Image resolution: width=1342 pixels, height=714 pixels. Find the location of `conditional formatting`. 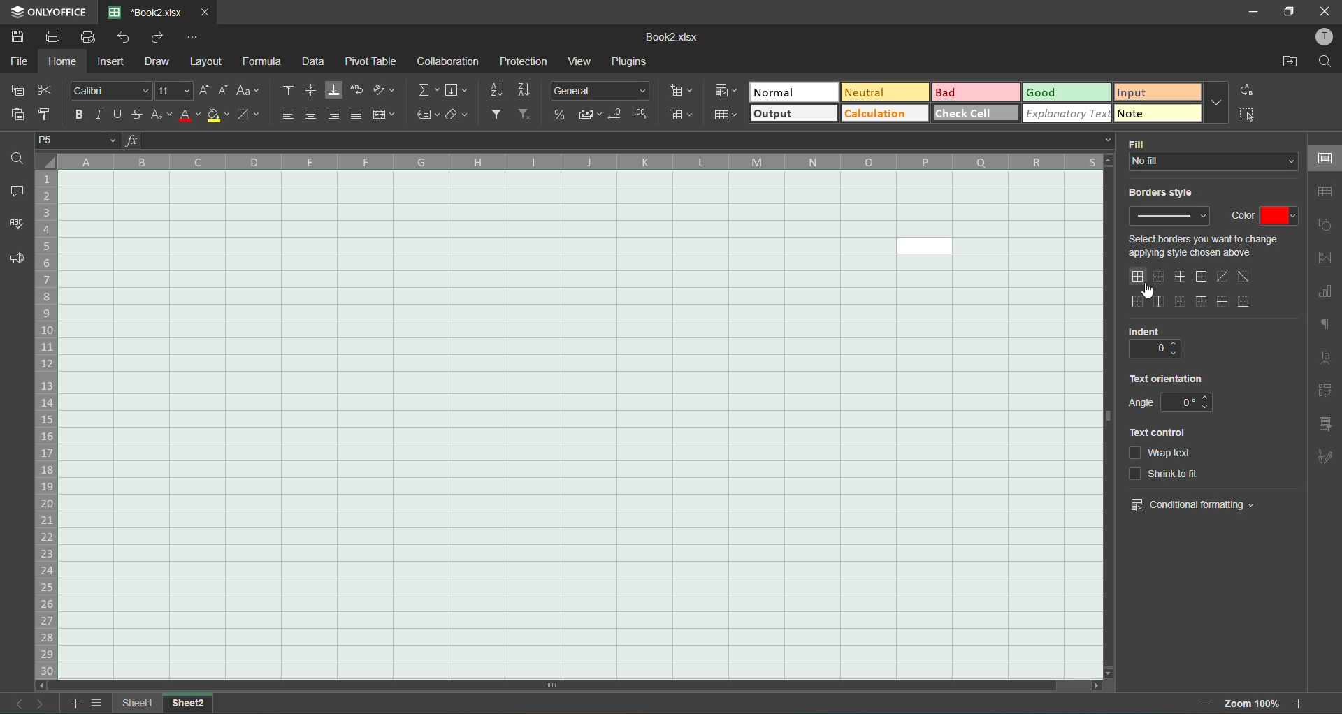

conditional formatting is located at coordinates (1194, 504).